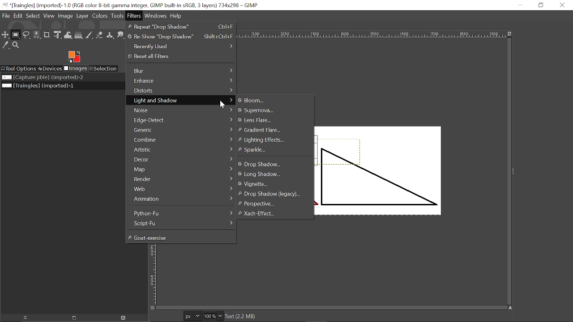 The image size is (573, 322). What do you see at coordinates (111, 35) in the screenshot?
I see `Clone tool` at bounding box center [111, 35].